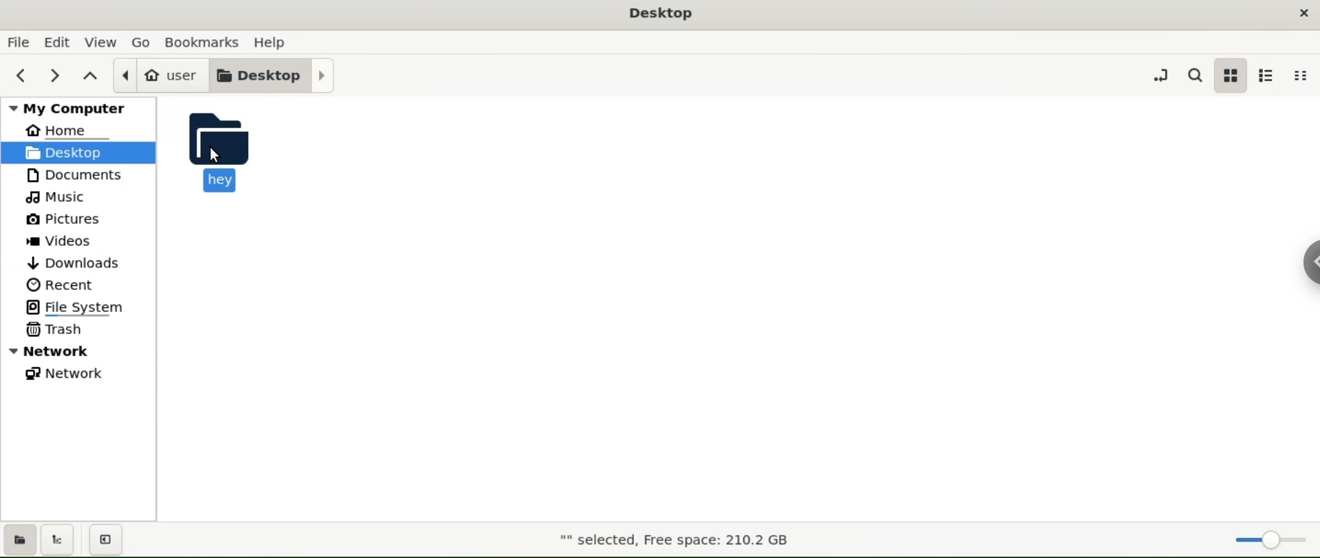 Image resolution: width=1320 pixels, height=558 pixels. I want to click on cursor, so click(217, 156).